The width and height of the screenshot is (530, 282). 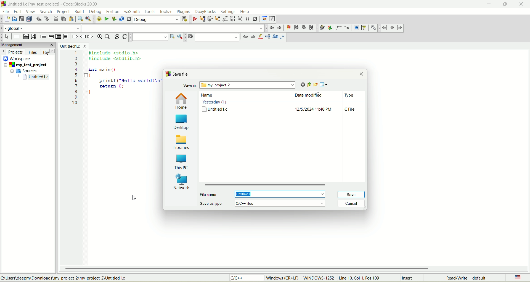 I want to click on title, so click(x=73, y=46).